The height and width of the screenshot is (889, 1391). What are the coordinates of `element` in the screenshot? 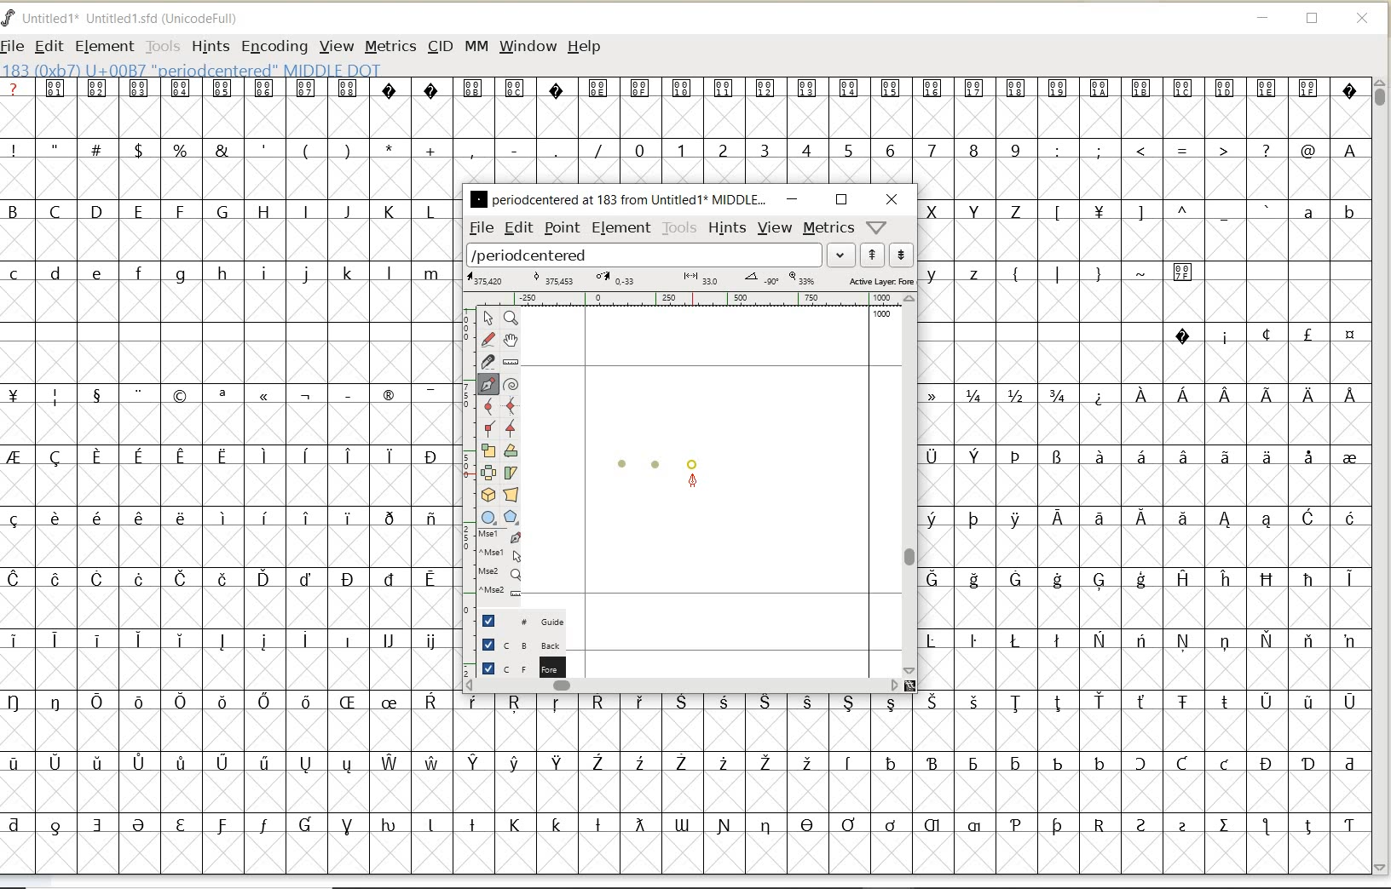 It's located at (619, 227).